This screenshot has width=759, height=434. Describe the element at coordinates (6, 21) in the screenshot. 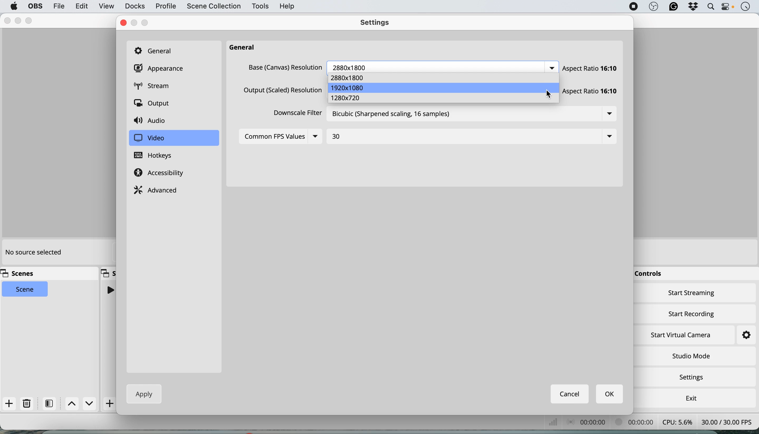

I see `close` at that location.